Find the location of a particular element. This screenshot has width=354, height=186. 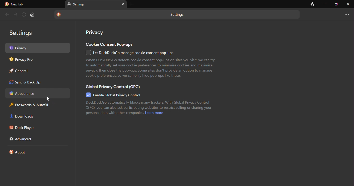

settings is located at coordinates (179, 15).